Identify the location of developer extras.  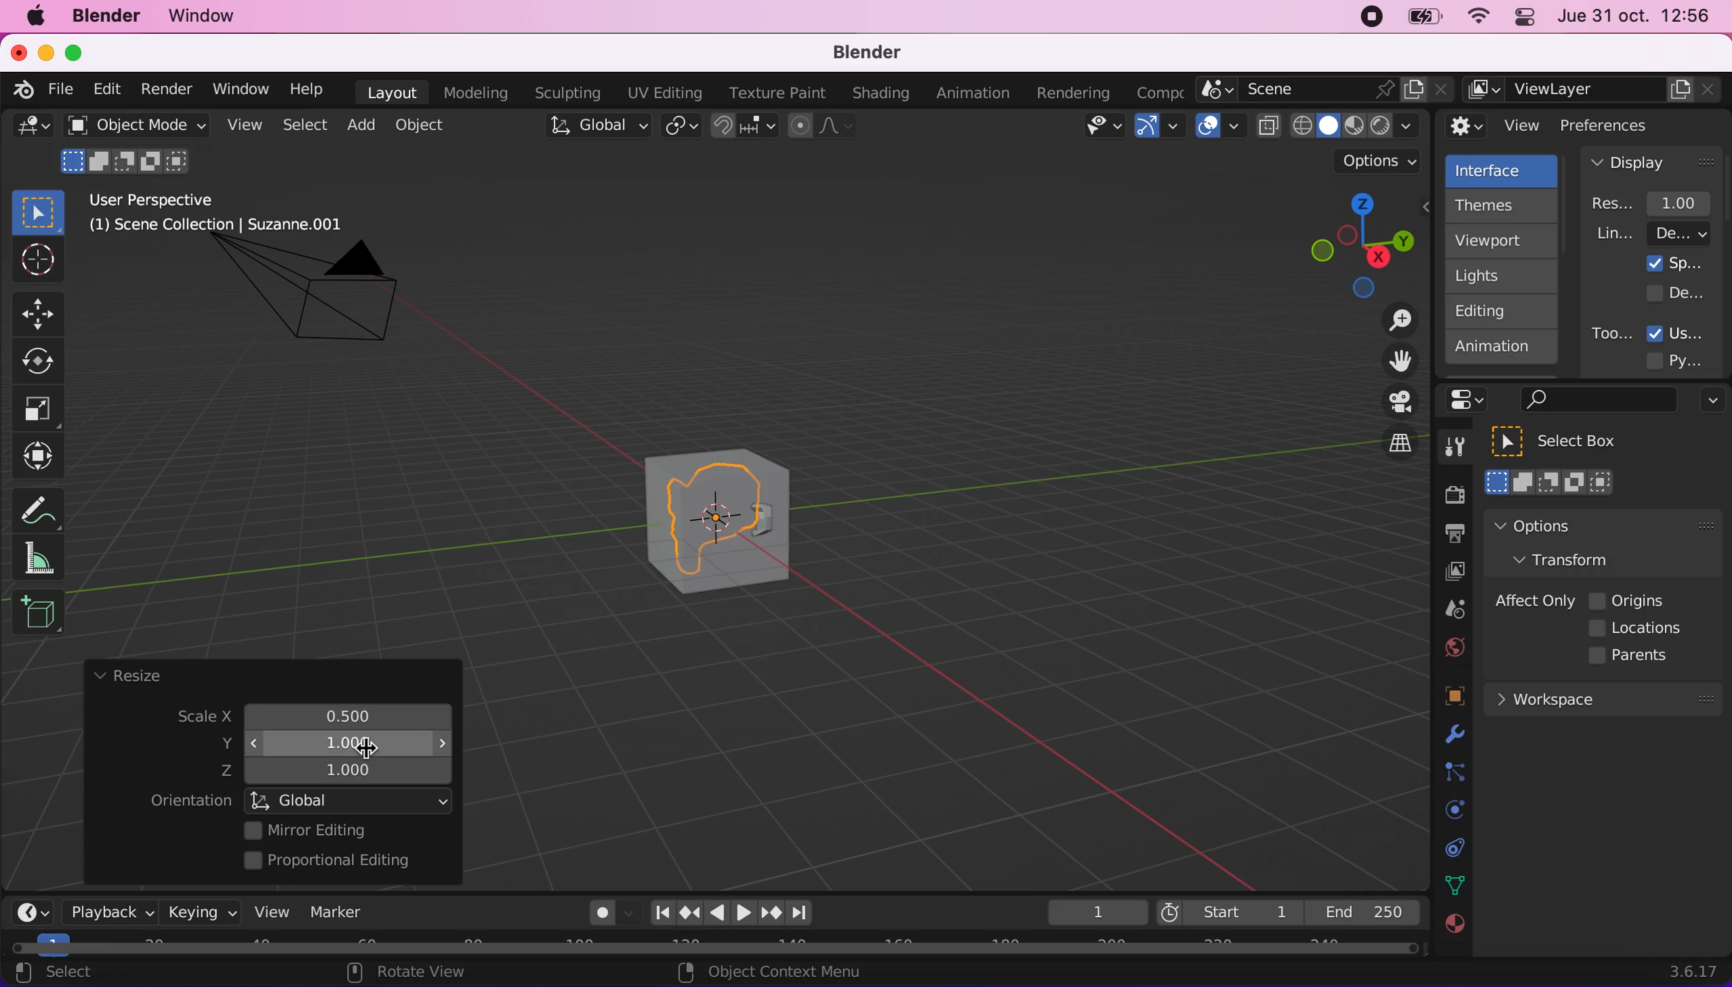
(1677, 292).